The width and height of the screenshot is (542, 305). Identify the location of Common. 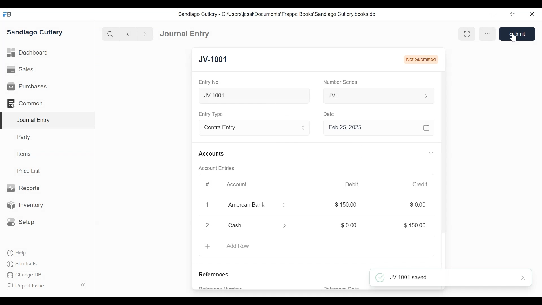
(28, 103).